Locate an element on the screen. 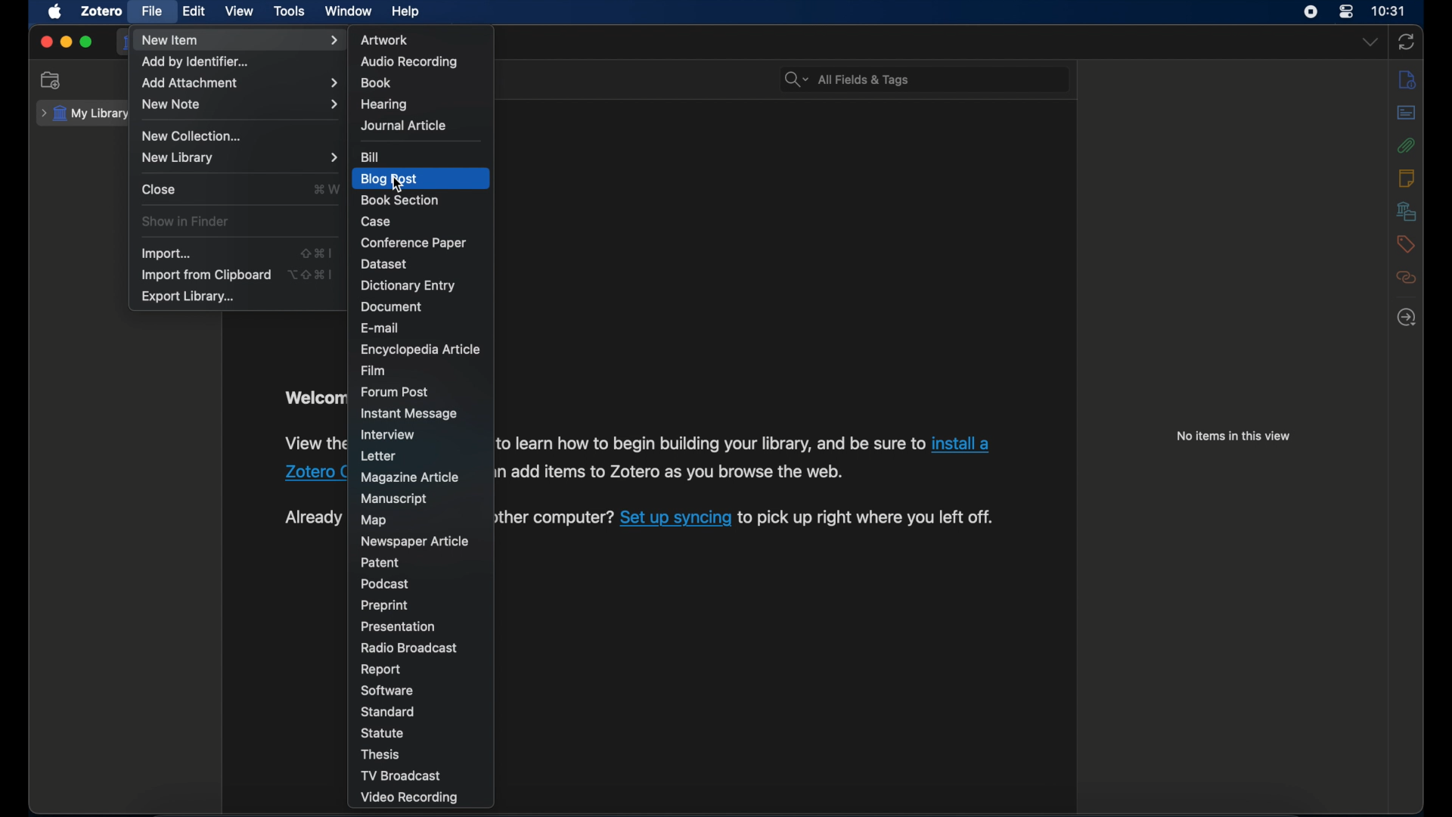  standard is located at coordinates (387, 711).